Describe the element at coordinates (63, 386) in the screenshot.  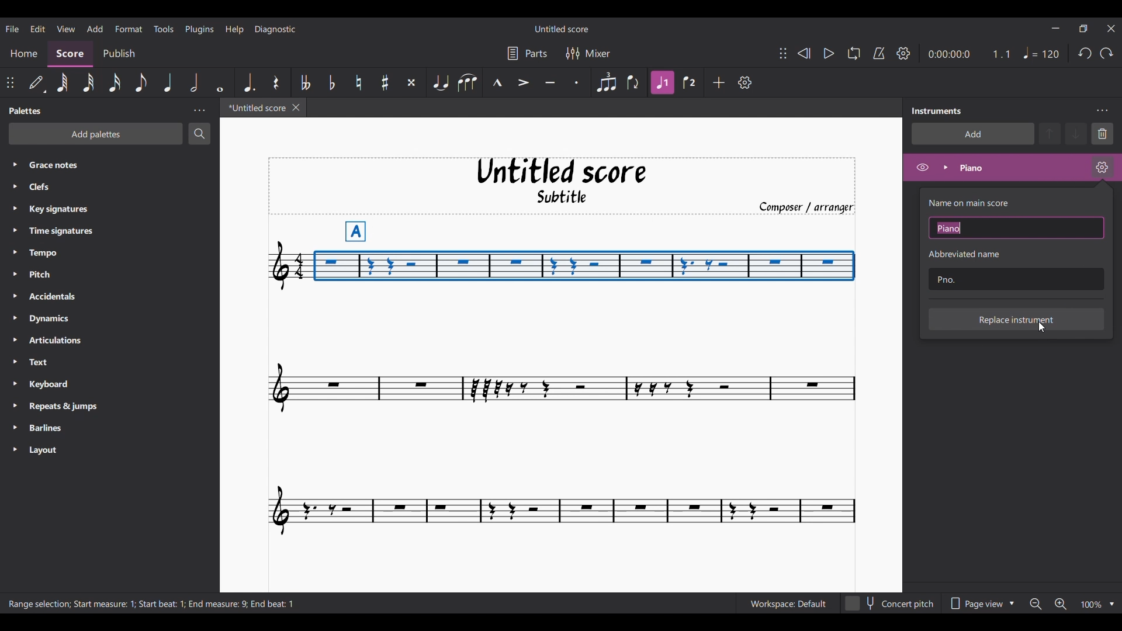
I see `Keyboard` at that location.